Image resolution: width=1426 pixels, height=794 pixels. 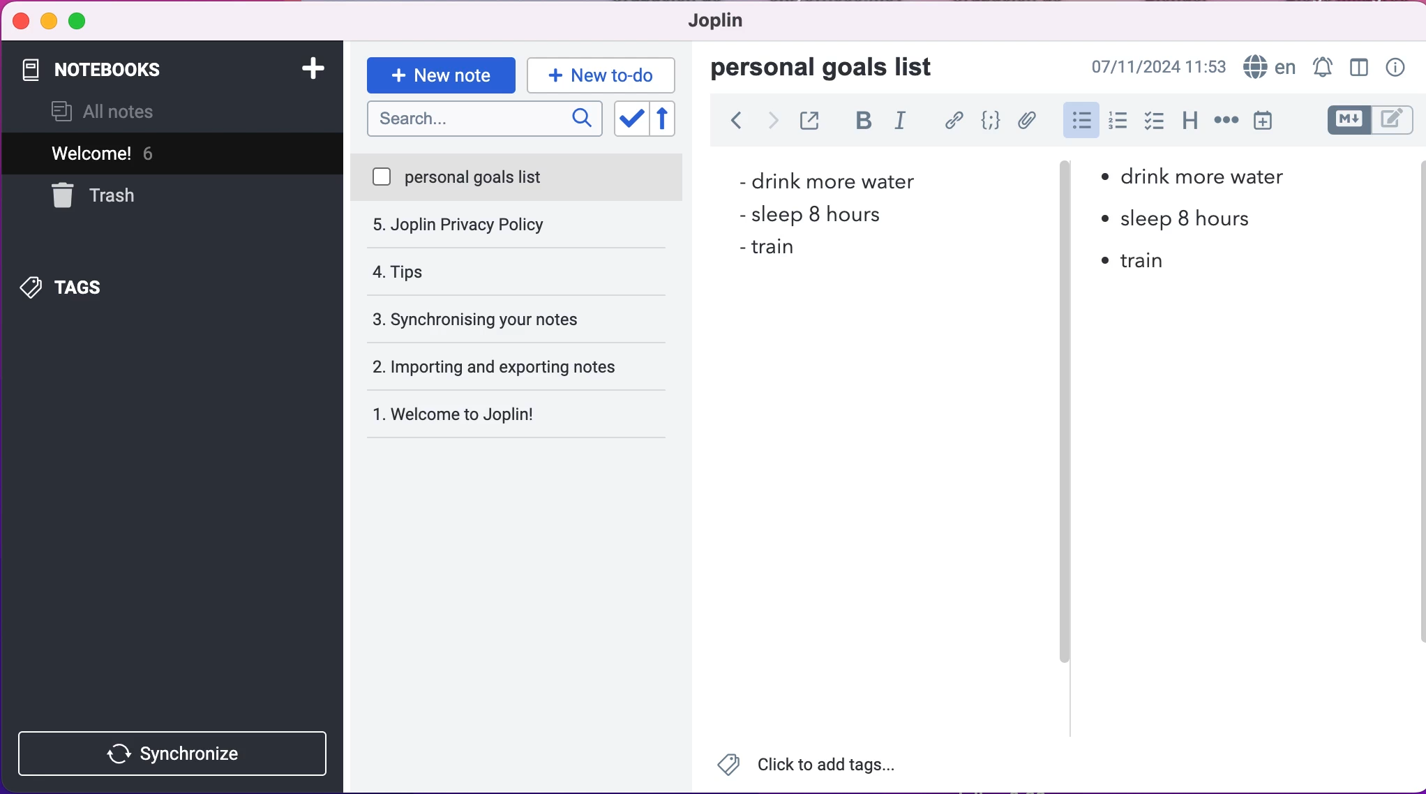 I want to click on maximize, so click(x=83, y=23).